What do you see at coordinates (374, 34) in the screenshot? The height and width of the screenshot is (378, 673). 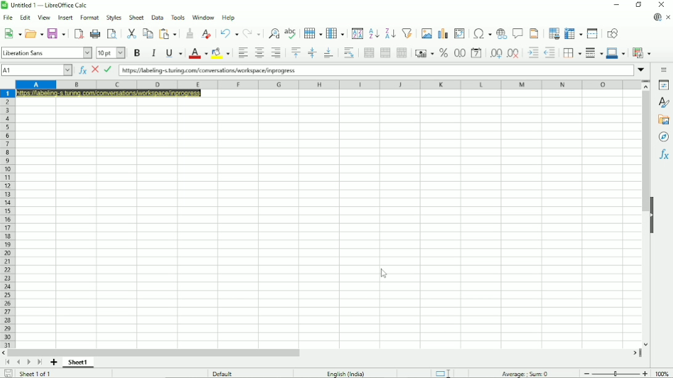 I see `Sort ascending` at bounding box center [374, 34].